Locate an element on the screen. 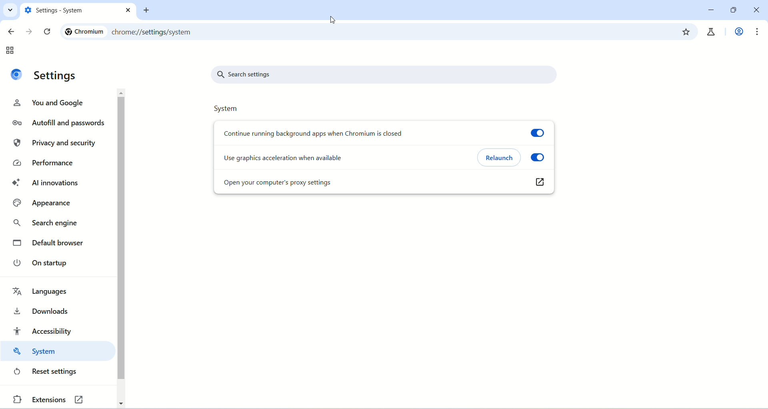  performance is located at coordinates (42, 164).